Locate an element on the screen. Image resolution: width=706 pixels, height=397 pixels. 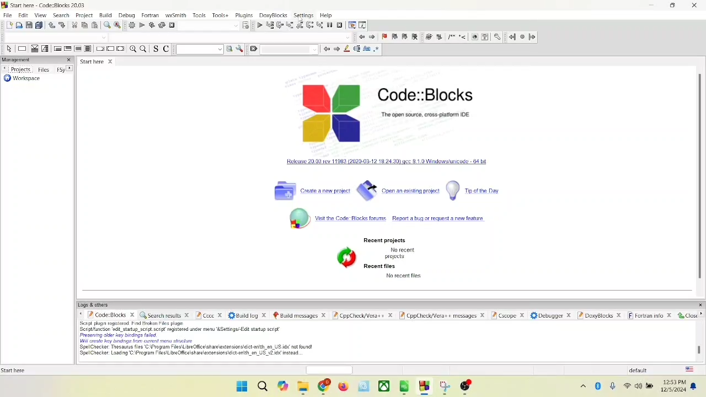
run to cursor is located at coordinates (268, 25).